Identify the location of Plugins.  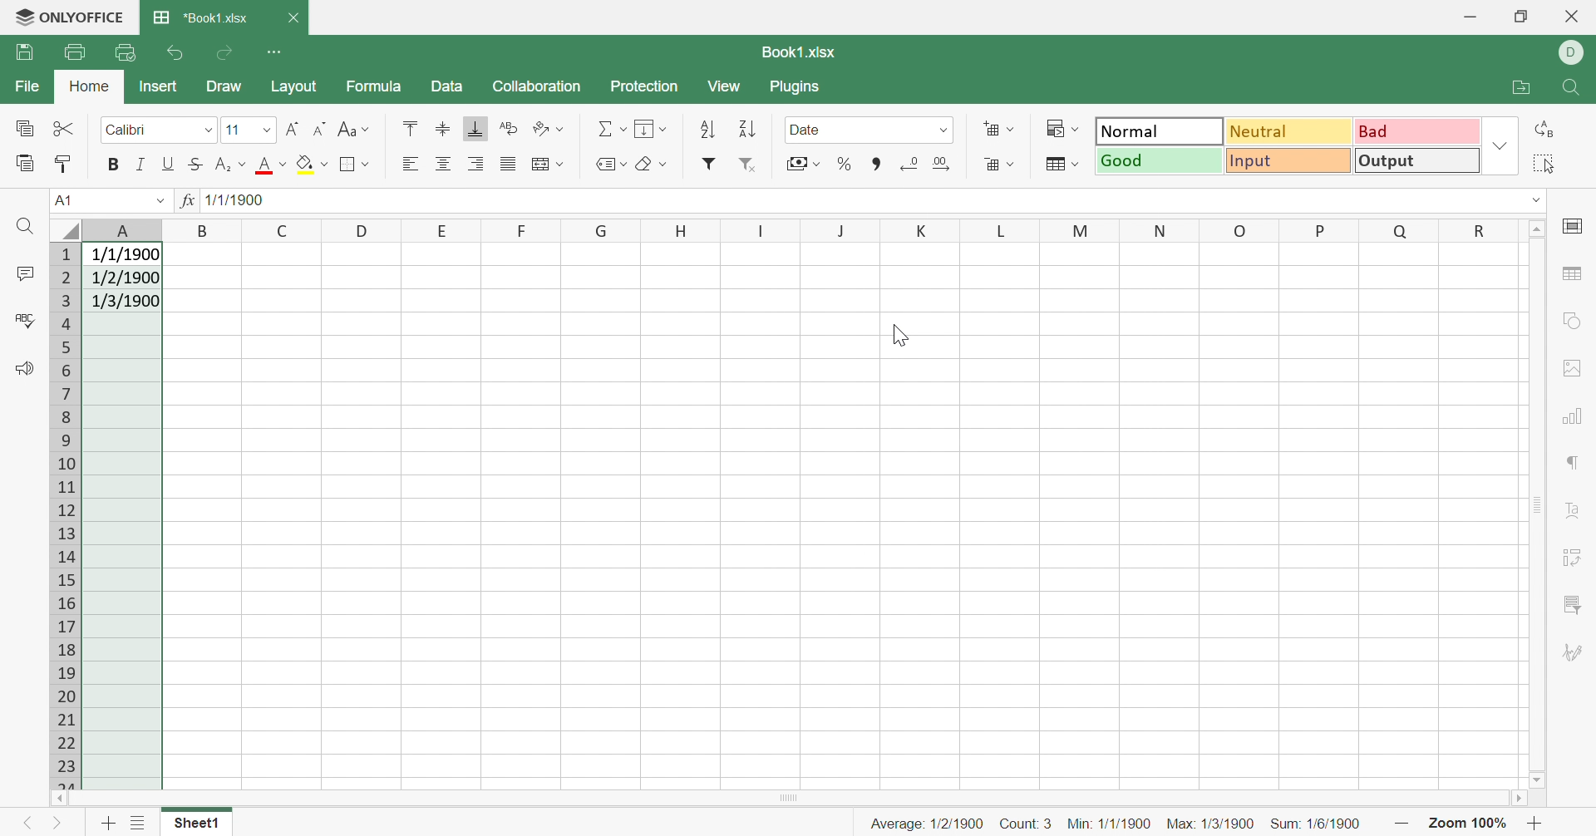
(799, 87).